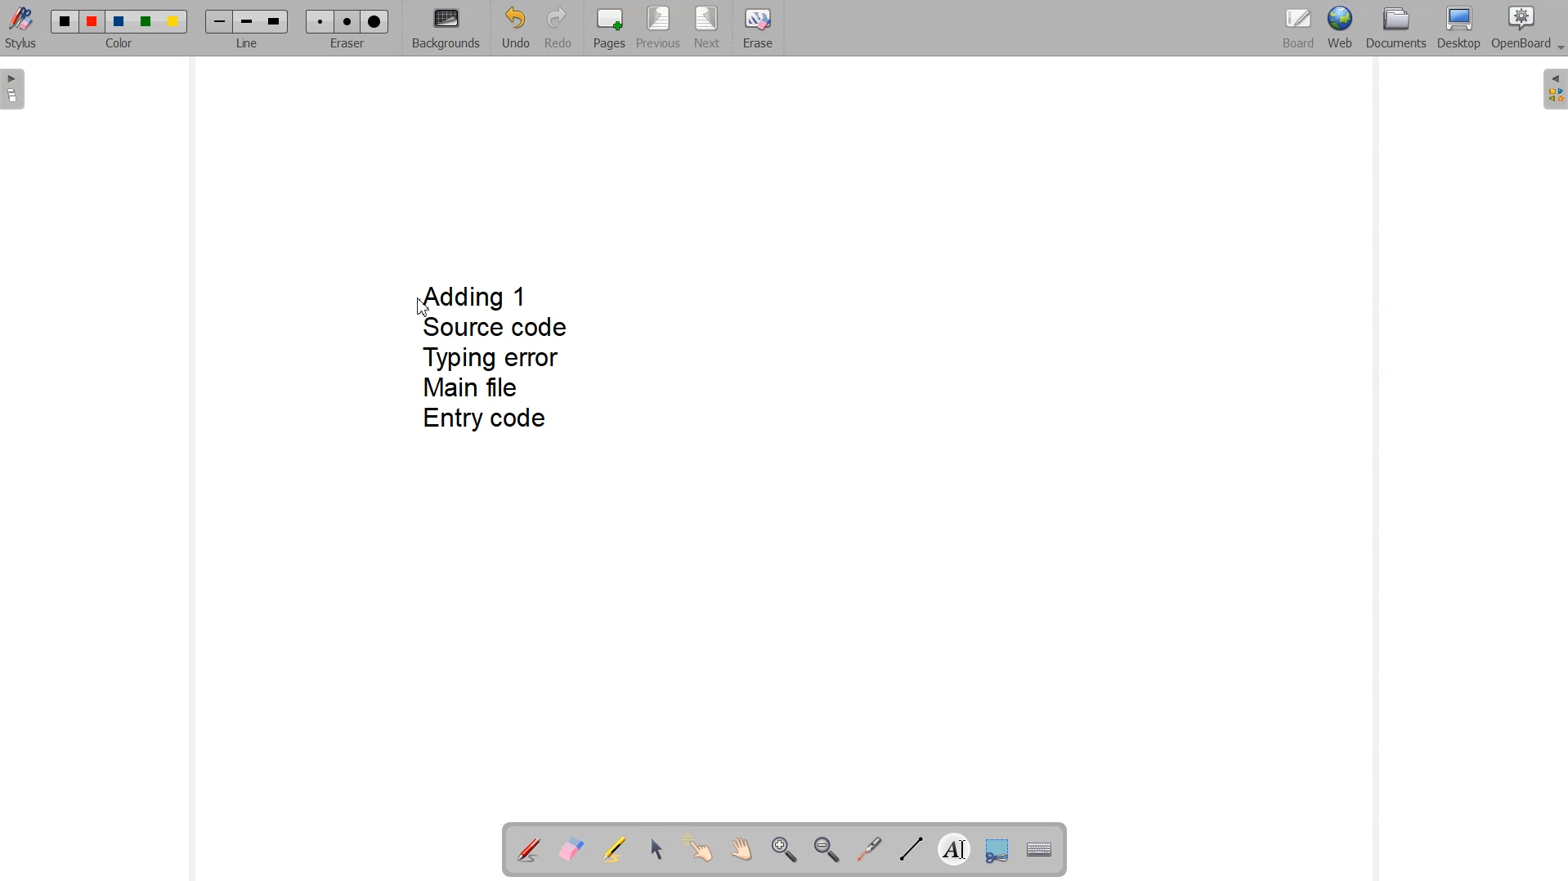  What do you see at coordinates (65, 21) in the screenshot?
I see `Color 1` at bounding box center [65, 21].